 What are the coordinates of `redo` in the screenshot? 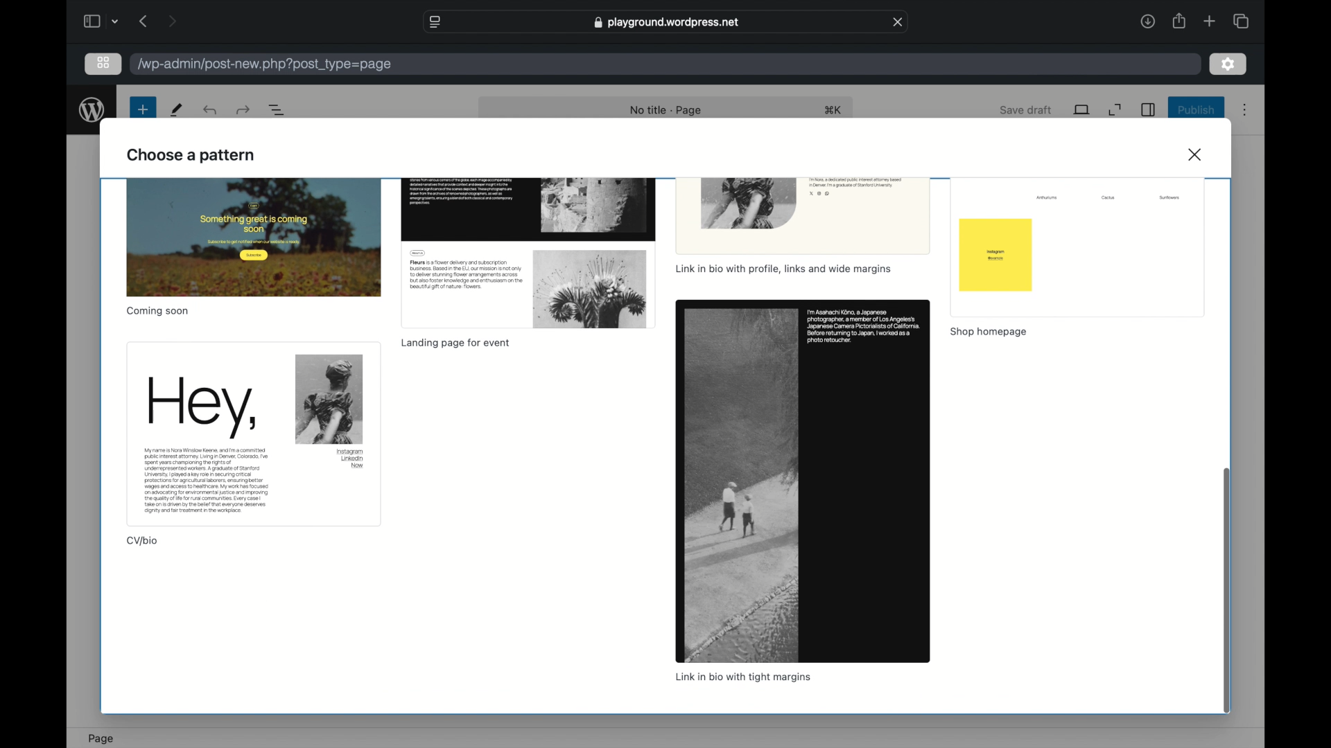 It's located at (211, 109).